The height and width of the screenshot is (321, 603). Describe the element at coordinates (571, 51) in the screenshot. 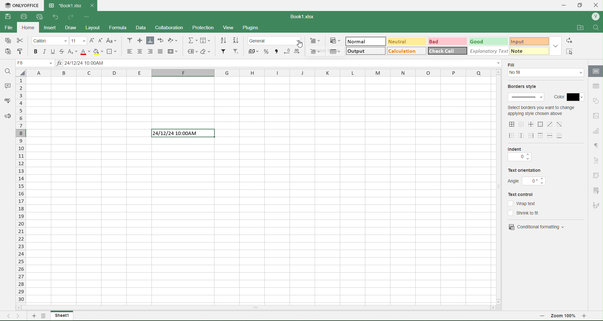

I see `Select All` at that location.